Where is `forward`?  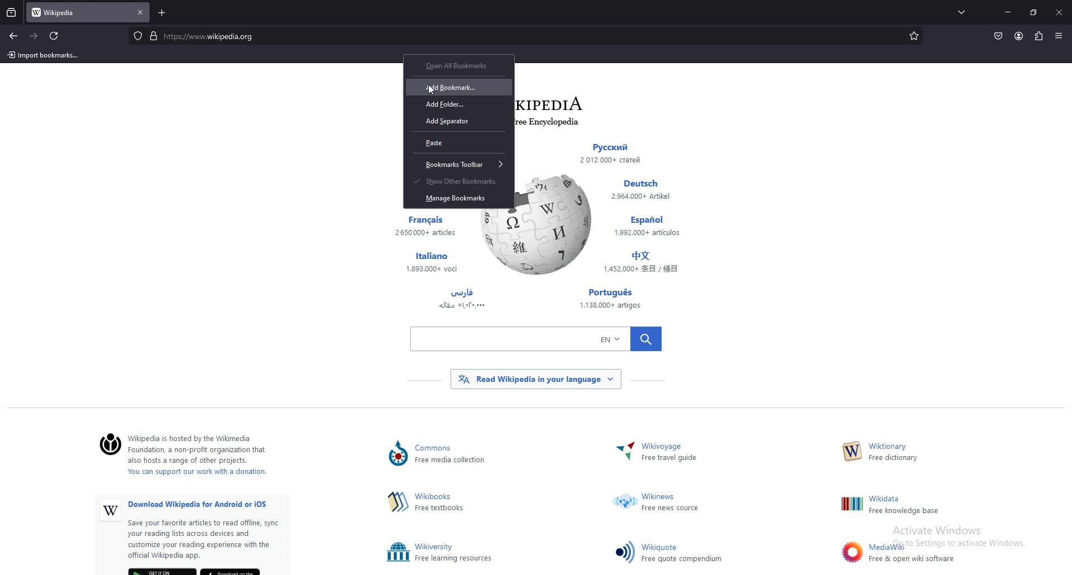 forward is located at coordinates (34, 36).